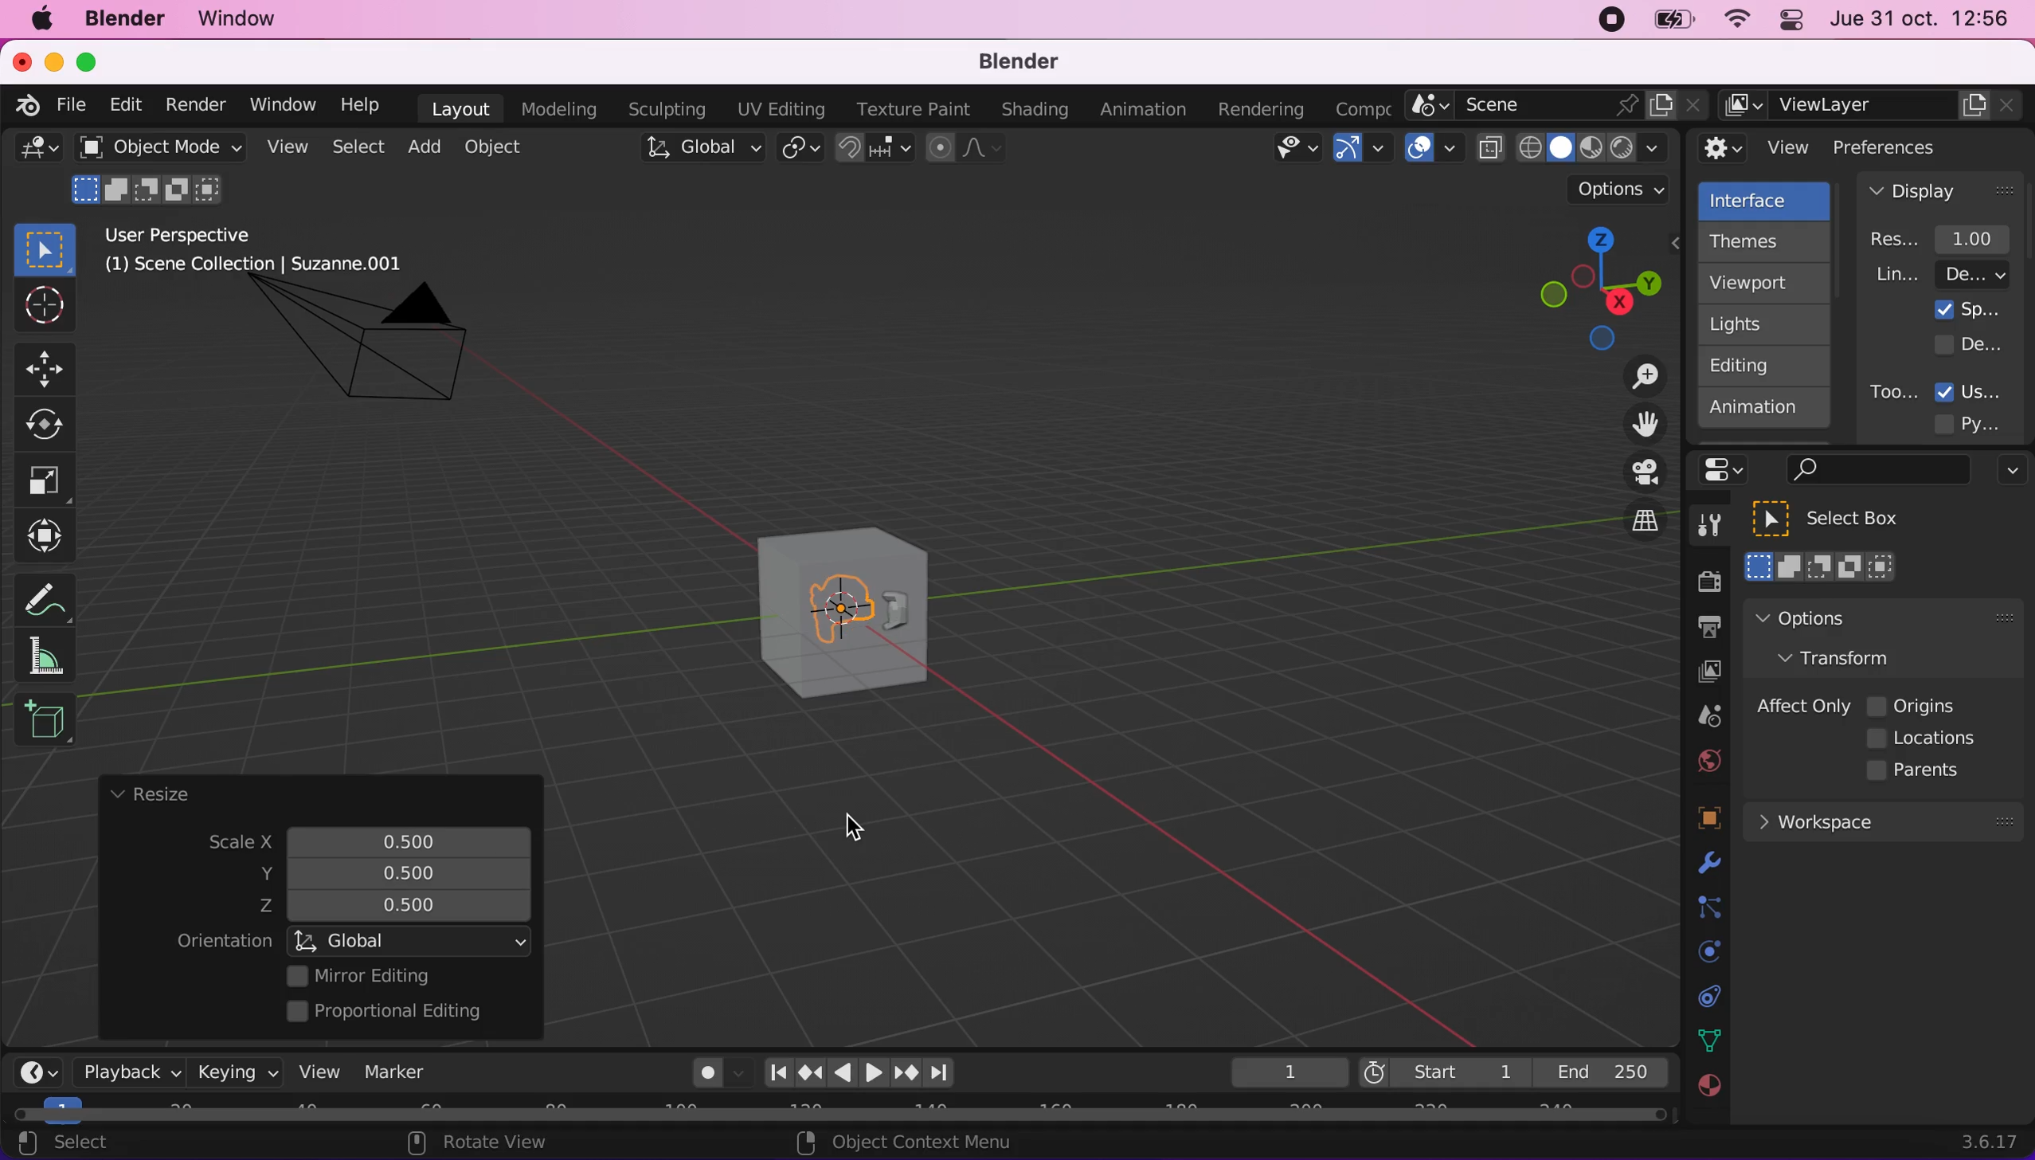  What do you see at coordinates (405, 975) in the screenshot?
I see `mirror editing` at bounding box center [405, 975].